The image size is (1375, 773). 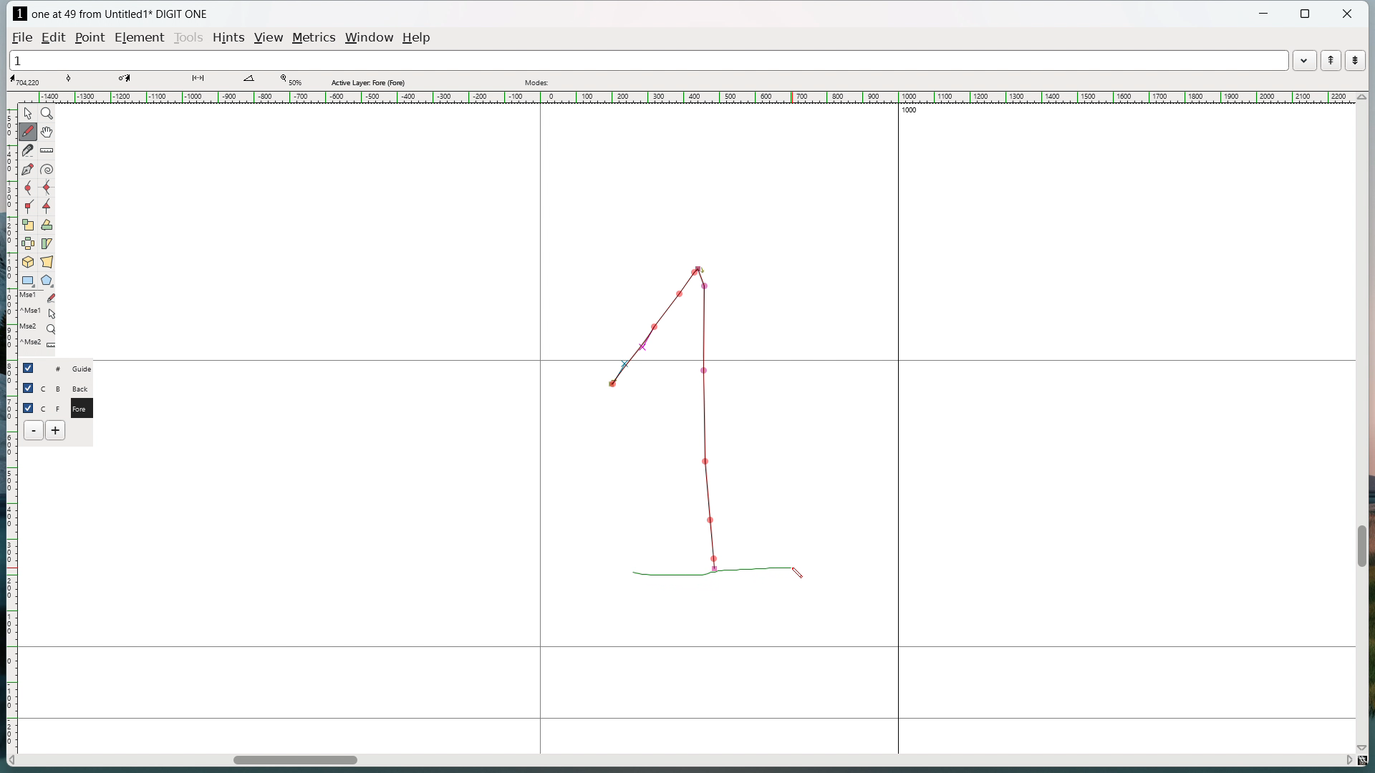 I want to click on distance between points, so click(x=207, y=80).